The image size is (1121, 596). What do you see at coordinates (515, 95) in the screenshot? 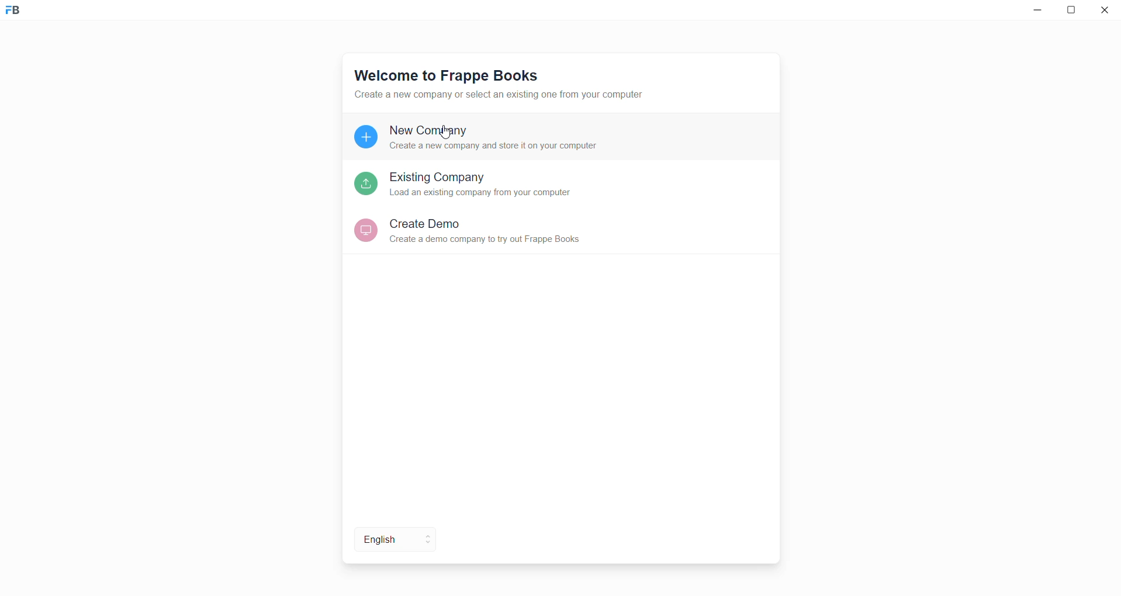
I see `Create a new company or select an existing one from your computer` at bounding box center [515, 95].